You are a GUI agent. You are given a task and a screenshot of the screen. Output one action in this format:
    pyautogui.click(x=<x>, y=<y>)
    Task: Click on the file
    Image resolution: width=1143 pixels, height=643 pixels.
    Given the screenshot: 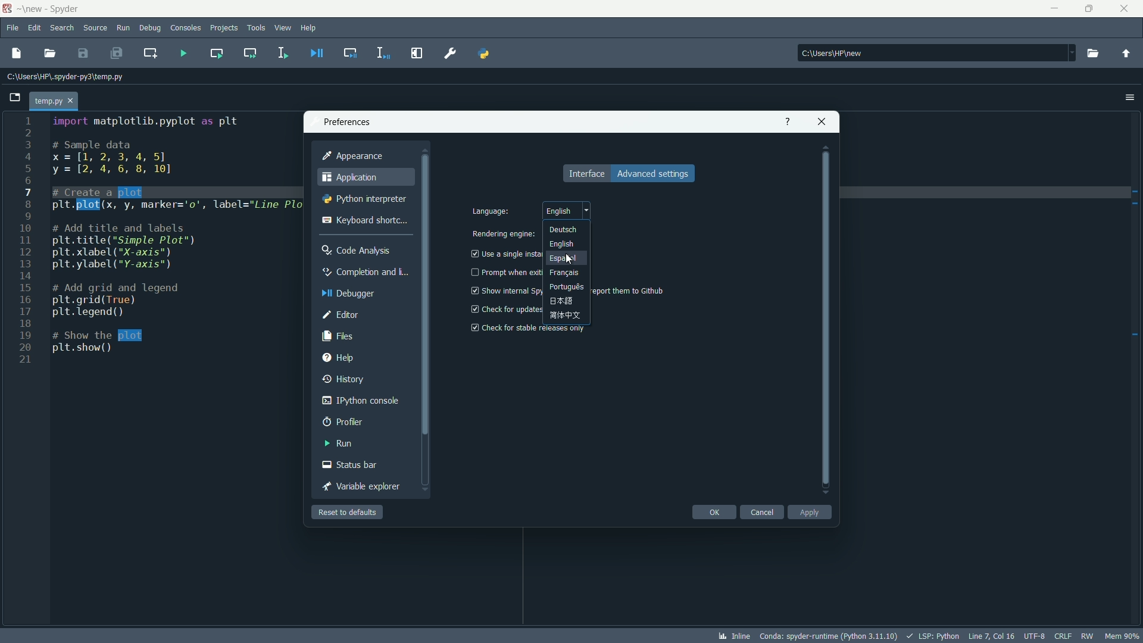 What is the action you would take?
    pyautogui.click(x=13, y=29)
    